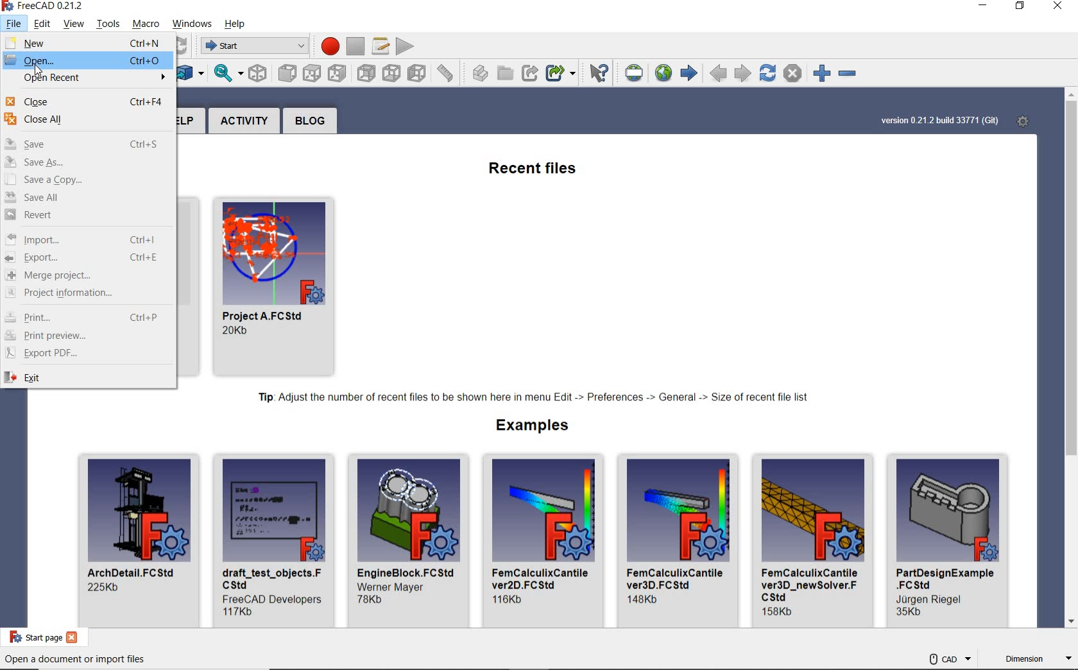  Describe the element at coordinates (9, 6) in the screenshot. I see `logo` at that location.